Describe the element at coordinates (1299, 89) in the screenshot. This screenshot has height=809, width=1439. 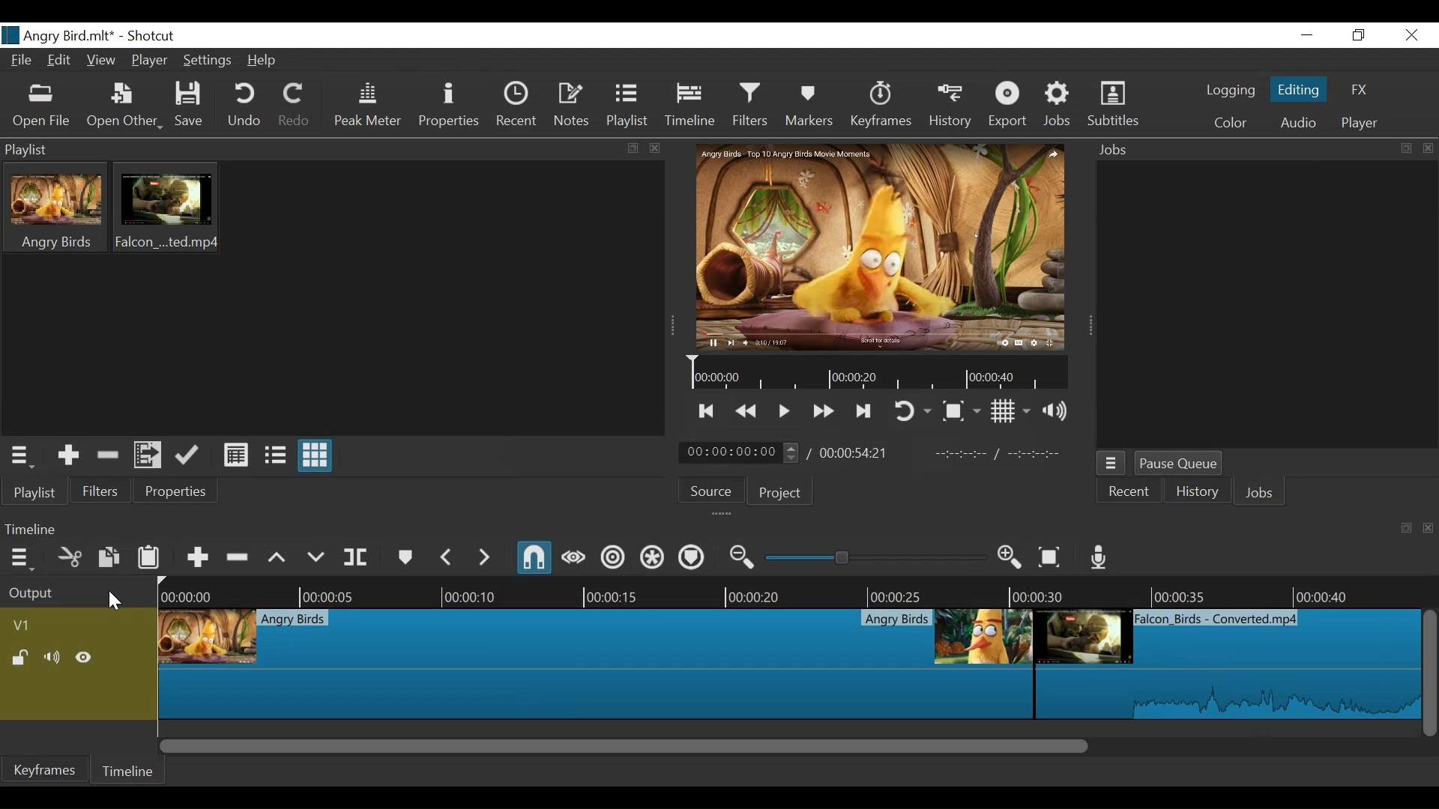
I see `Editing` at that location.